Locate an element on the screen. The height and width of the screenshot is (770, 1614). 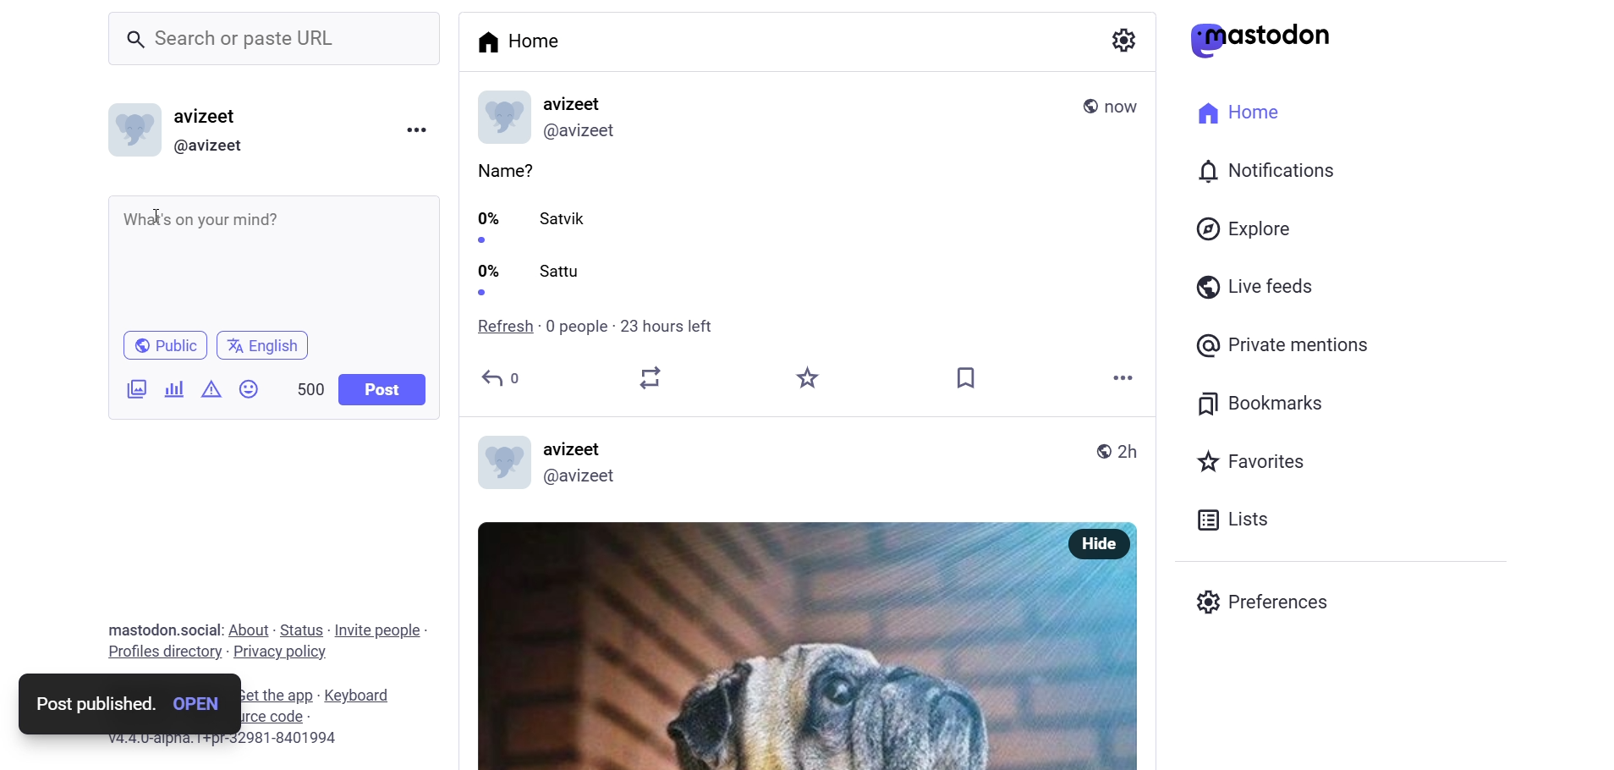
favorite is located at coordinates (804, 378).